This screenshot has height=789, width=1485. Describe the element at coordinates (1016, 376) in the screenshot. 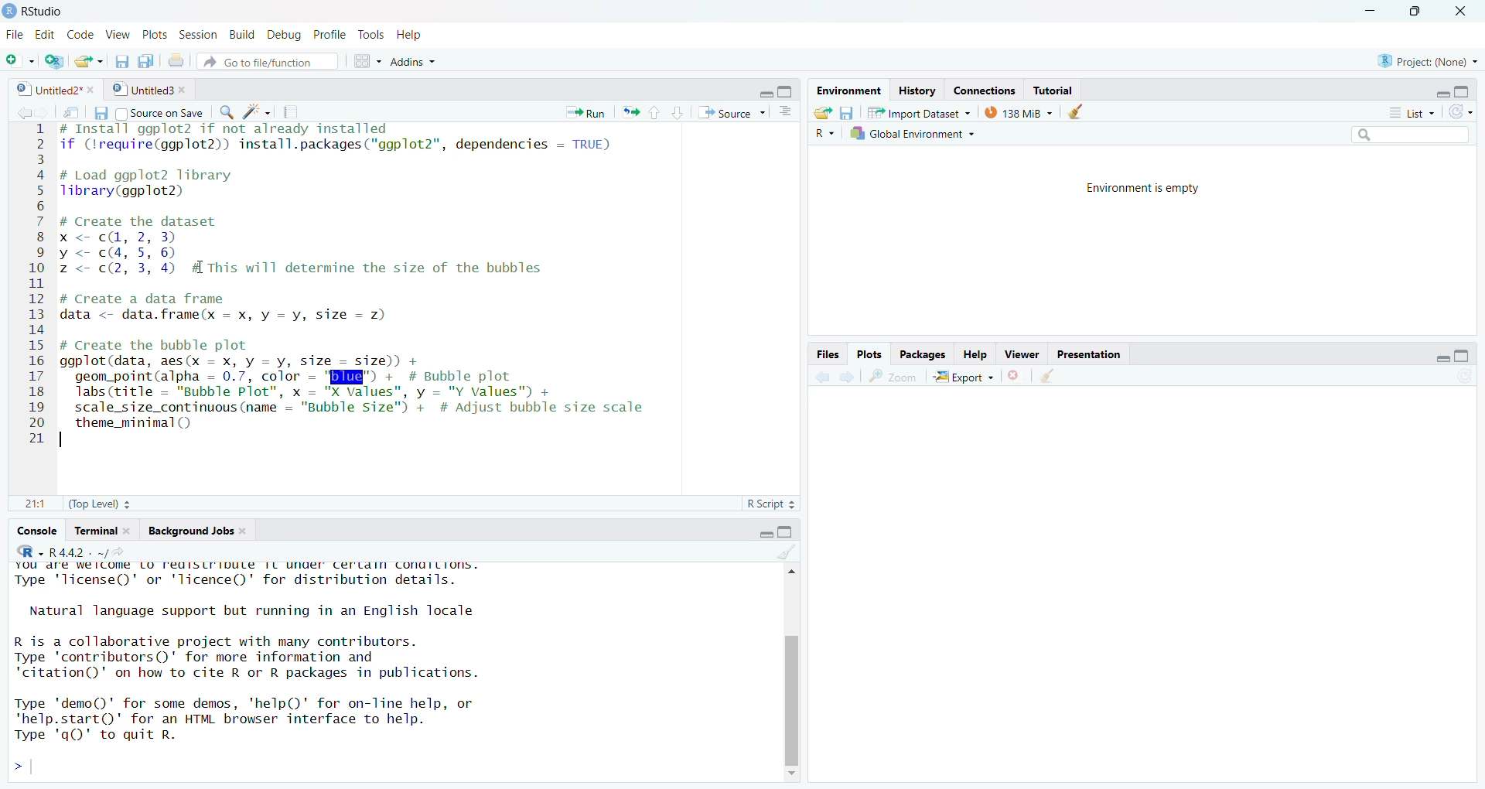

I see `remove all viewers` at that location.